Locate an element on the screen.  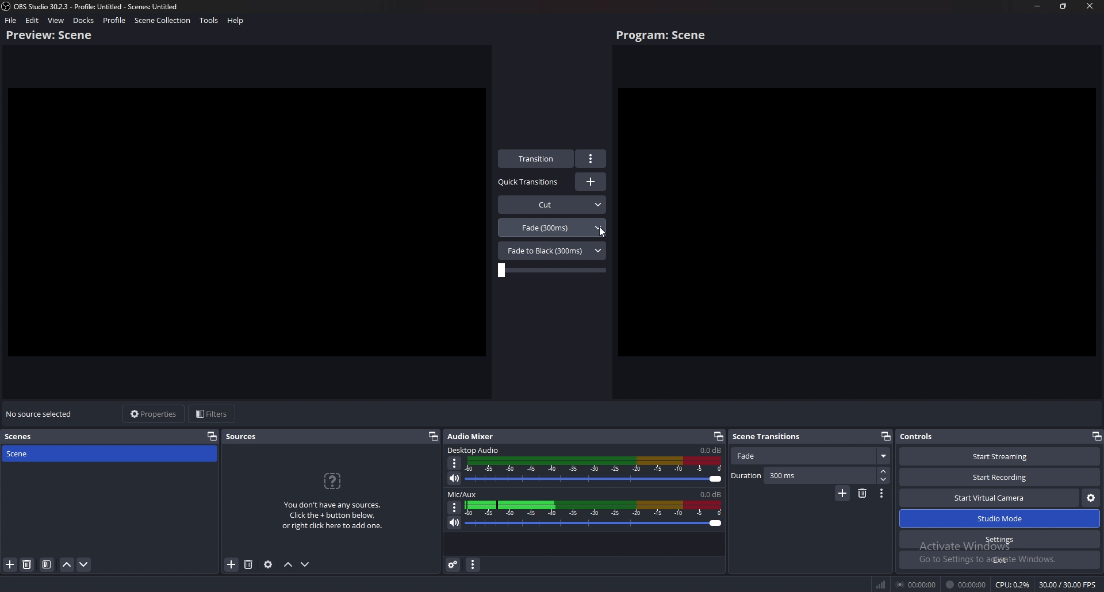
Seen transitions  is located at coordinates (770, 436).